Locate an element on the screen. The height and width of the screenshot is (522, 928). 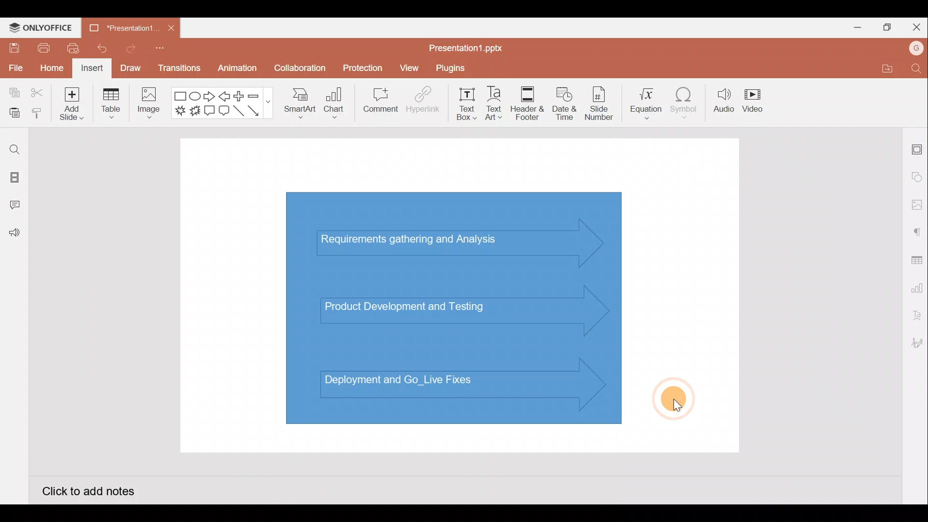
View is located at coordinates (411, 66).